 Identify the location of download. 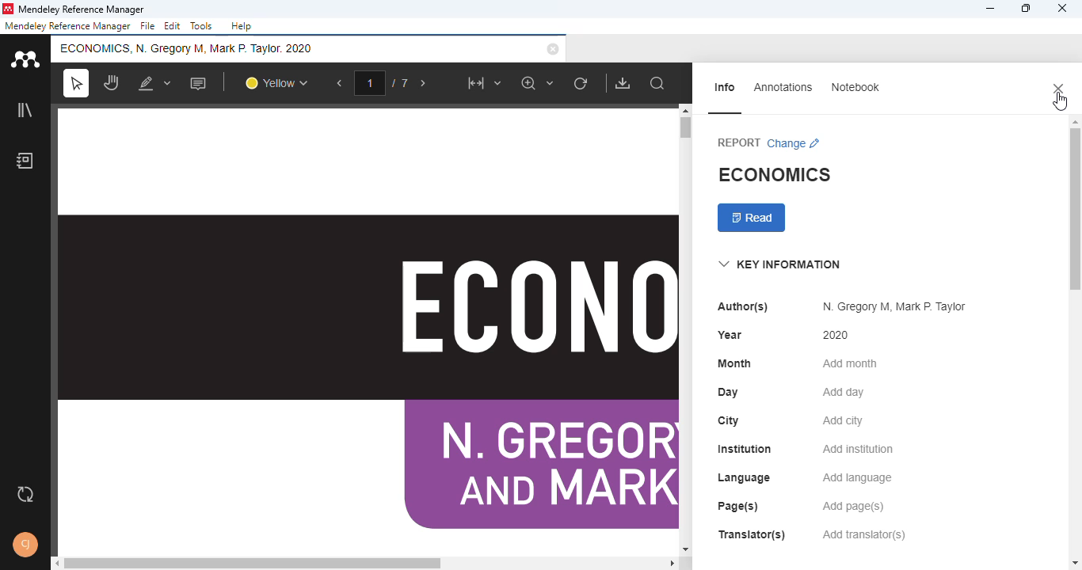
(623, 83).